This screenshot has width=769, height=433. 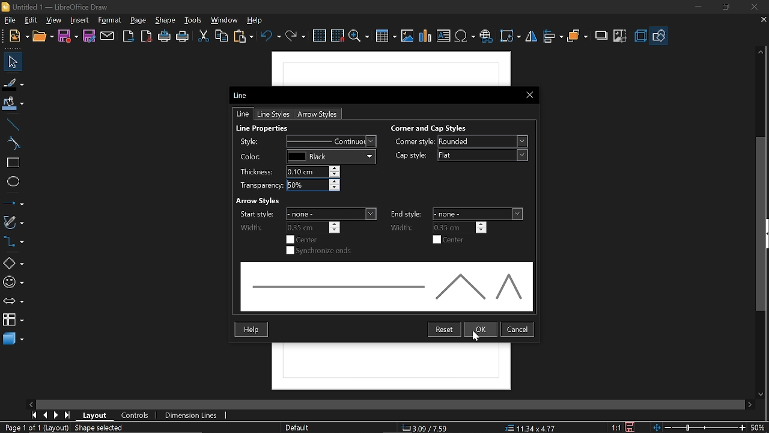 I want to click on view, so click(x=55, y=21).